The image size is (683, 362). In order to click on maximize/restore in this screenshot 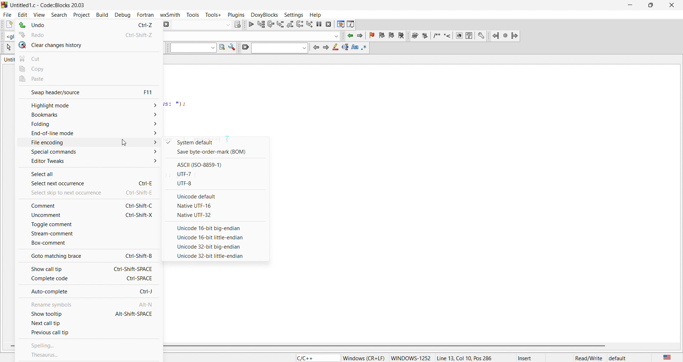, I will do `click(650, 5)`.